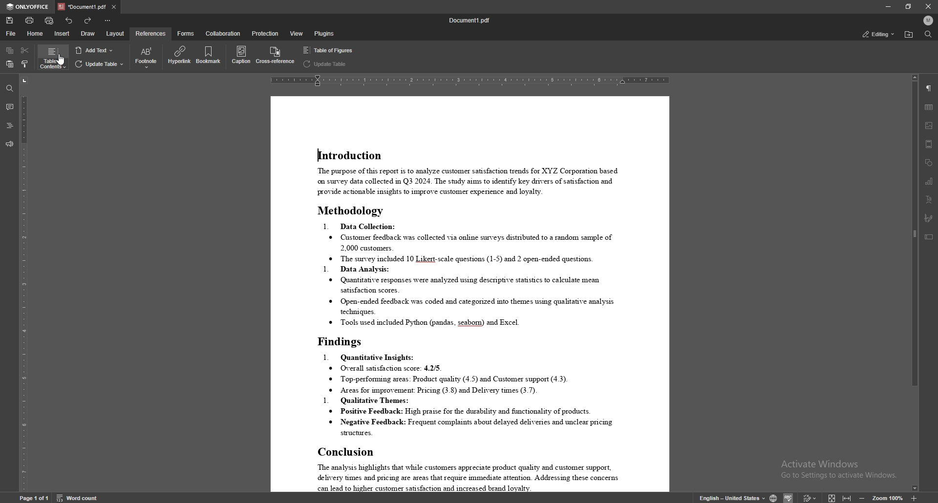 Image resolution: width=938 pixels, height=503 pixels. What do you see at coordinates (809, 498) in the screenshot?
I see `` at bounding box center [809, 498].